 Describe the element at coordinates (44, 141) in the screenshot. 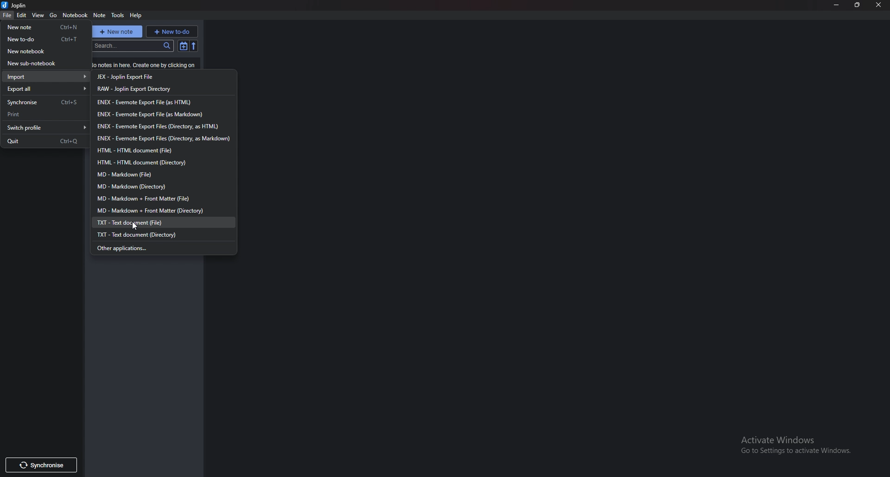

I see `quit` at that location.